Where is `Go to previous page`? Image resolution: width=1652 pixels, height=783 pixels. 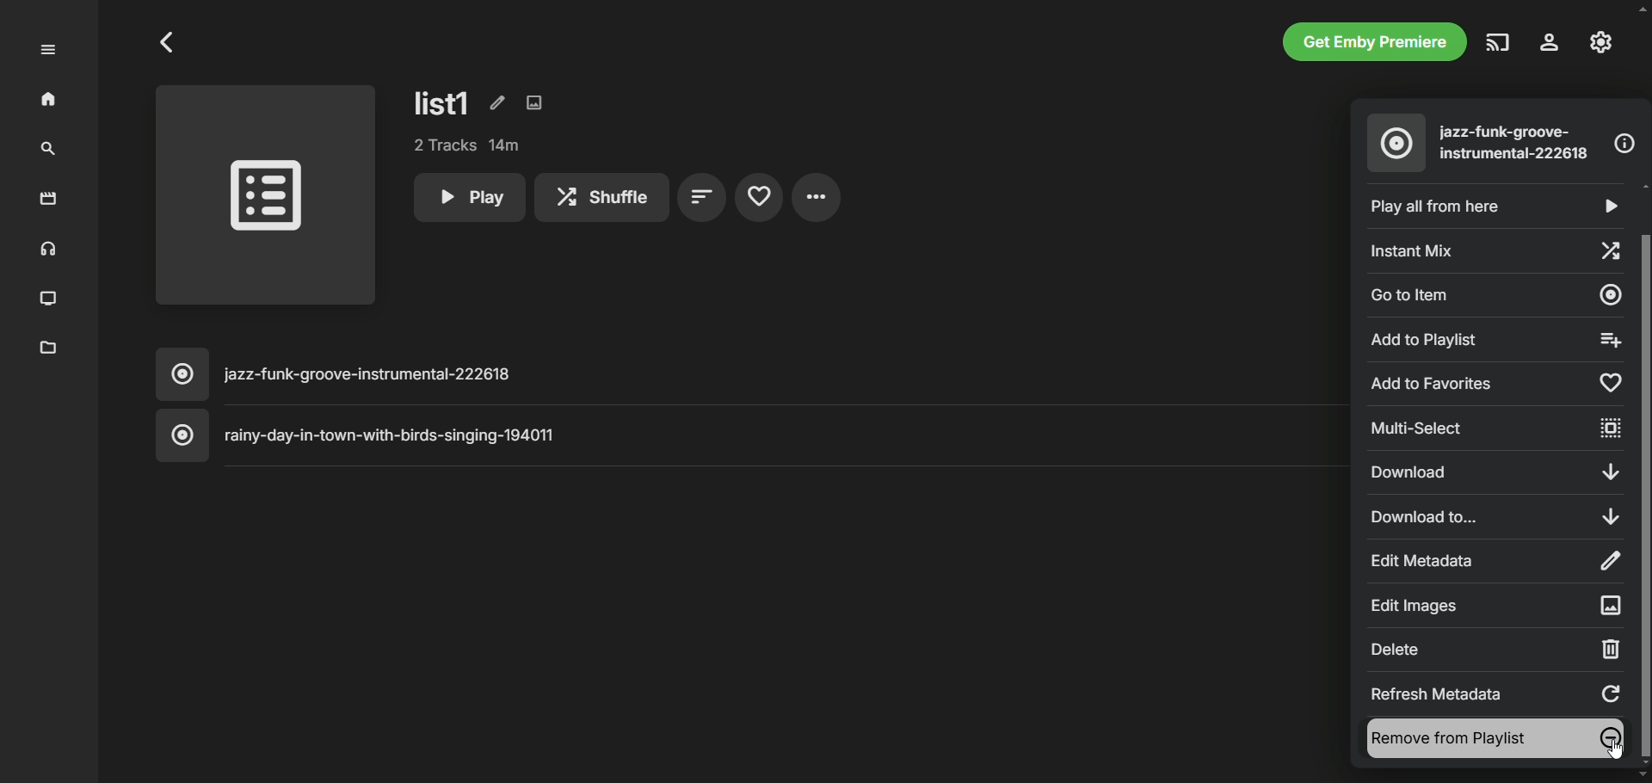 Go to previous page is located at coordinates (169, 42).